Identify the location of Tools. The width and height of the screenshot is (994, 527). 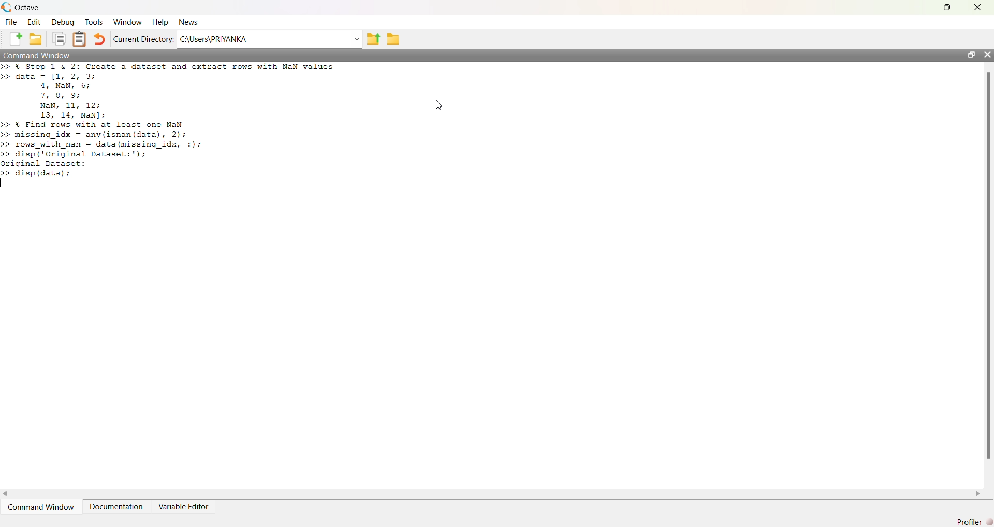
(94, 22).